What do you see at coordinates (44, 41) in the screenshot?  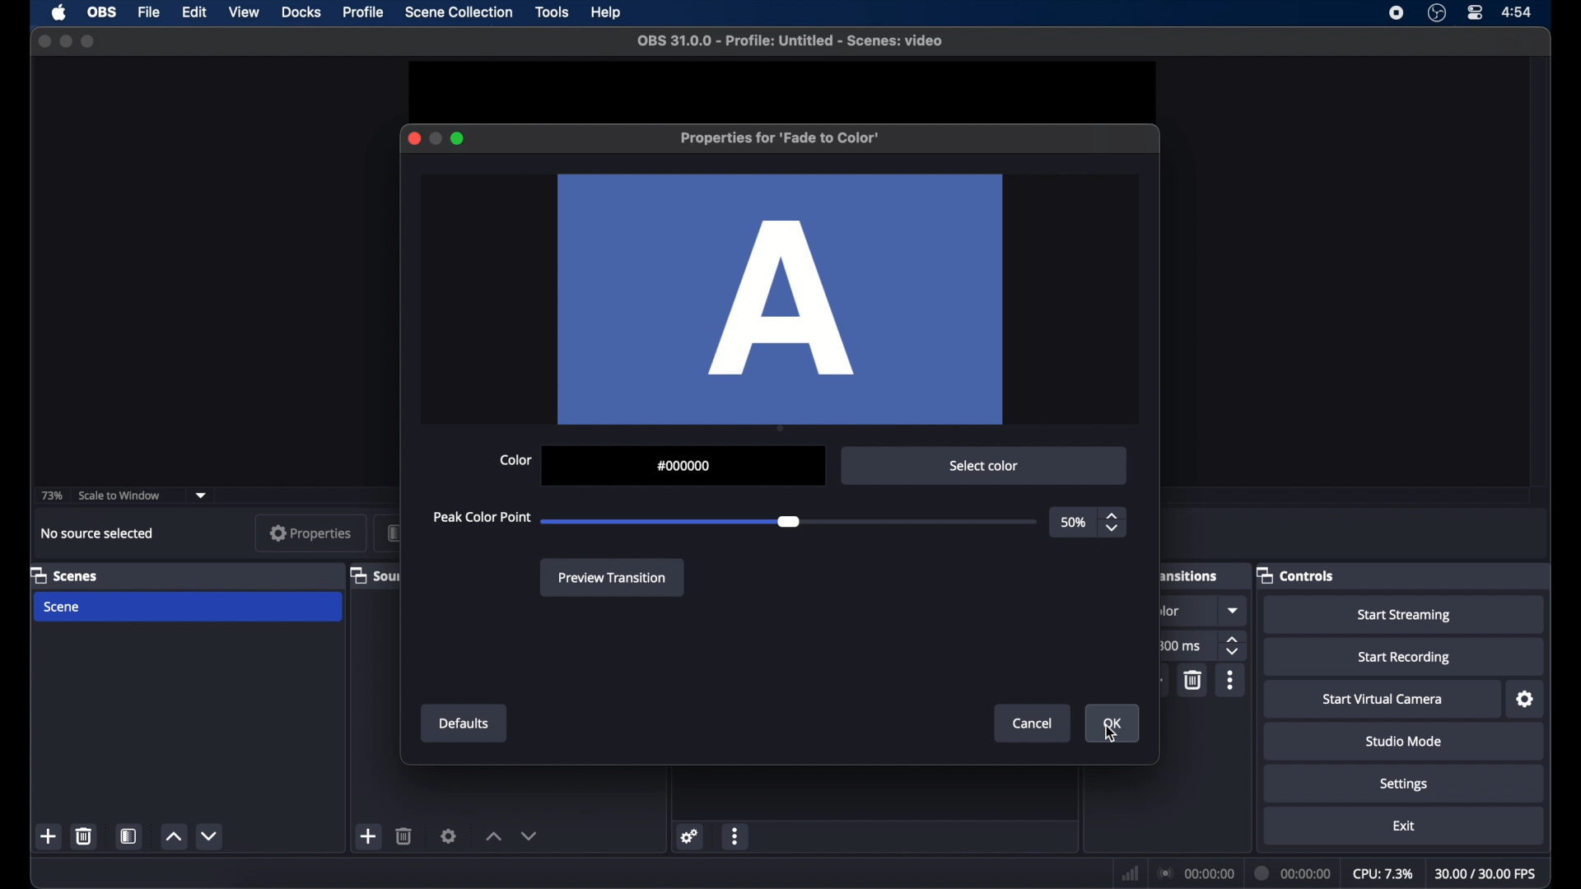 I see `close` at bounding box center [44, 41].